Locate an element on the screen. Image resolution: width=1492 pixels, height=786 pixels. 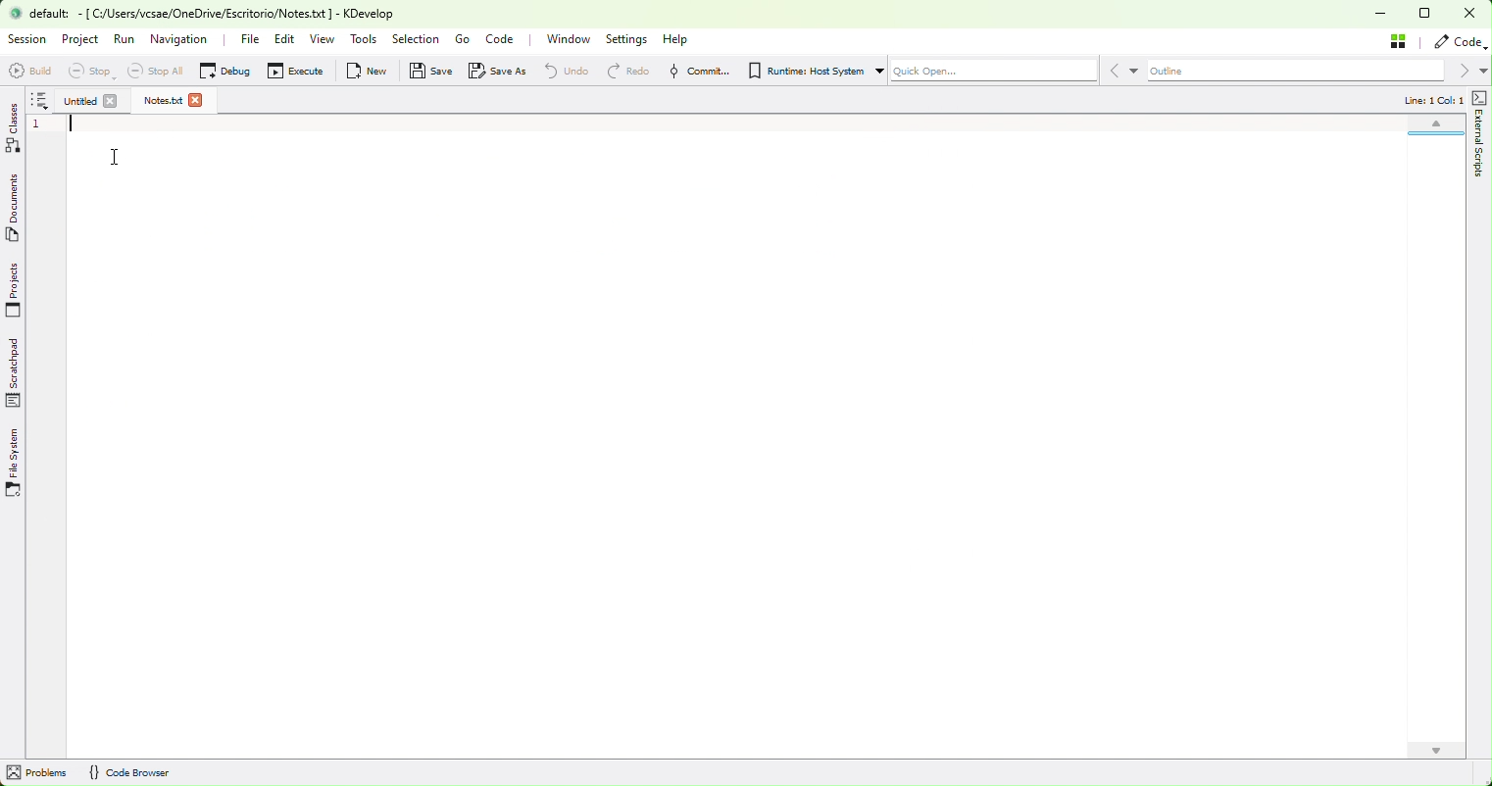
Project is located at coordinates (80, 41).